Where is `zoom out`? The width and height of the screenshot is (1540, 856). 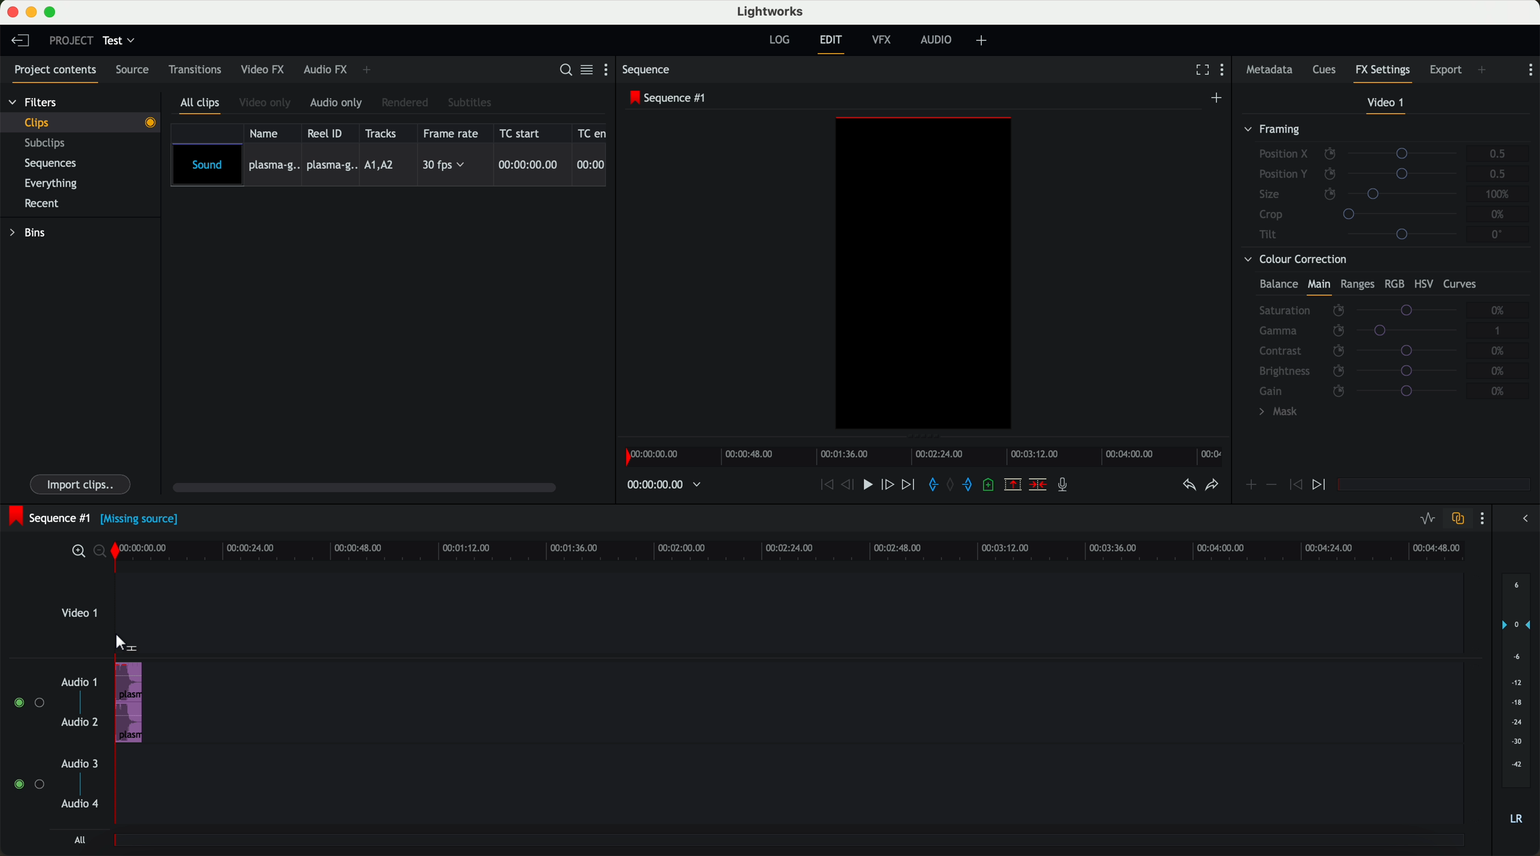
zoom out is located at coordinates (103, 554).